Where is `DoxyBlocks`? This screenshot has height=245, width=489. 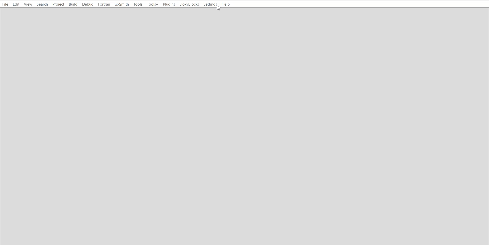 DoxyBlocks is located at coordinates (189, 4).